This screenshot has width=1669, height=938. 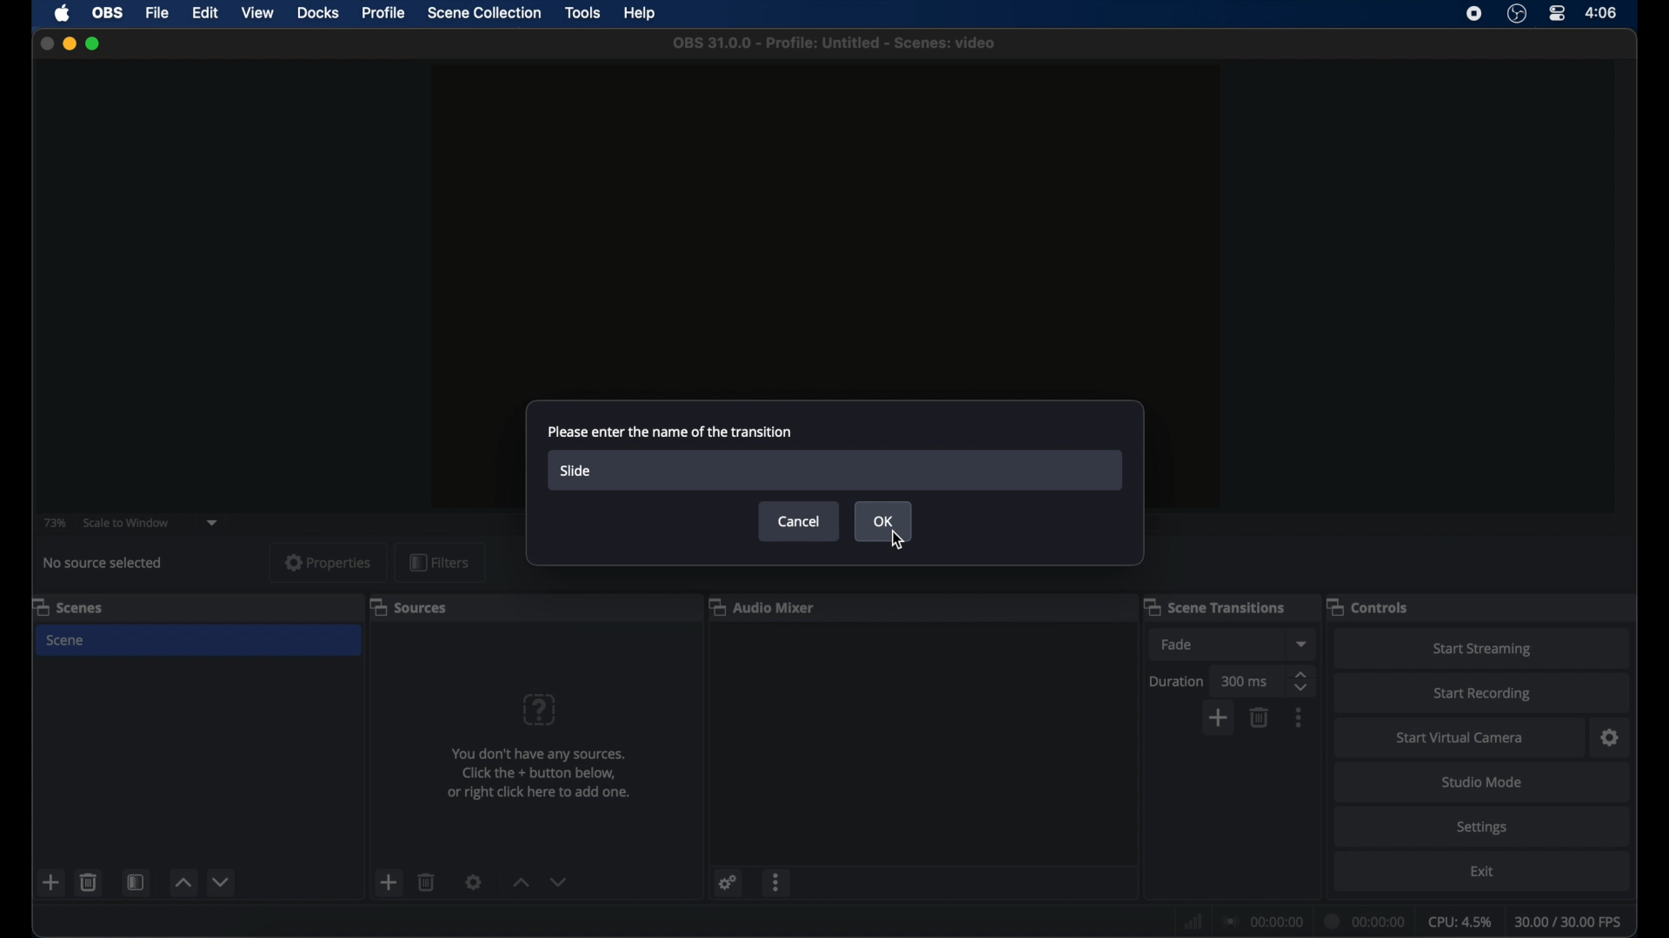 I want to click on controls, so click(x=1368, y=608).